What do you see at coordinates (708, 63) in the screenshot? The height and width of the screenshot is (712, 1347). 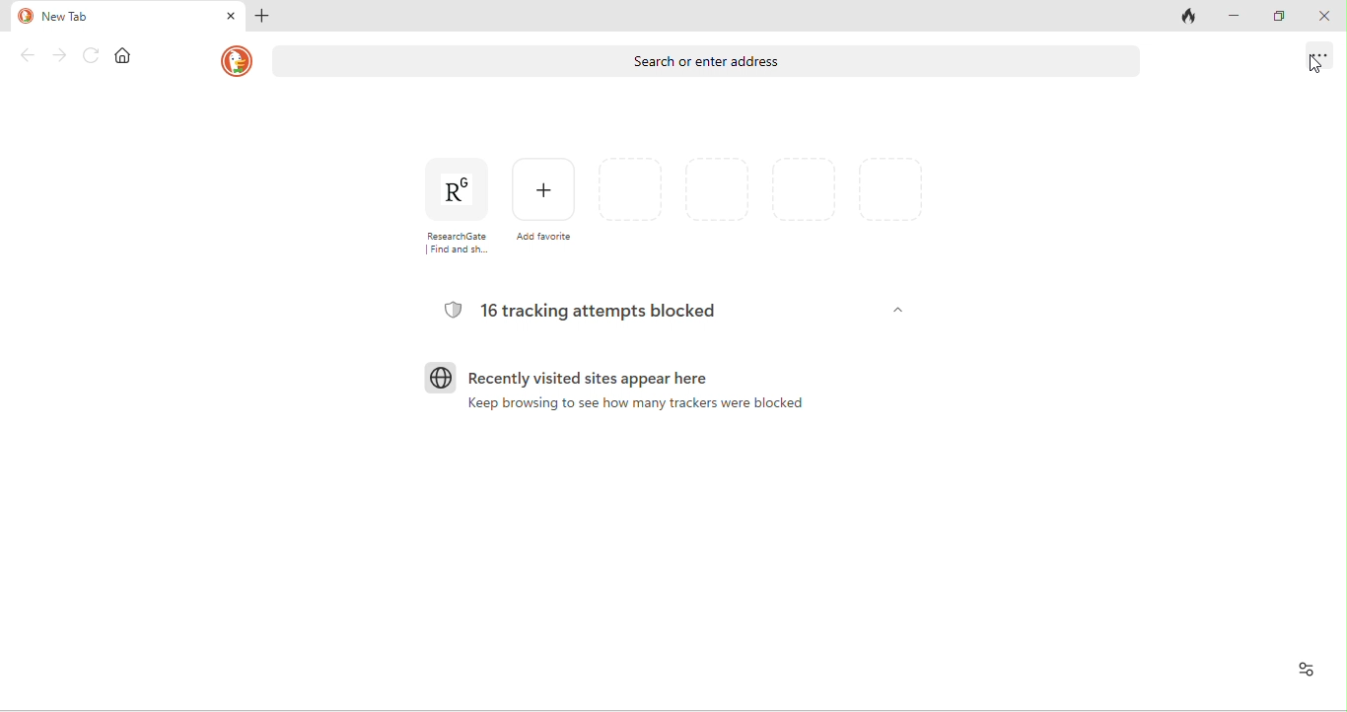 I see `search bar` at bounding box center [708, 63].